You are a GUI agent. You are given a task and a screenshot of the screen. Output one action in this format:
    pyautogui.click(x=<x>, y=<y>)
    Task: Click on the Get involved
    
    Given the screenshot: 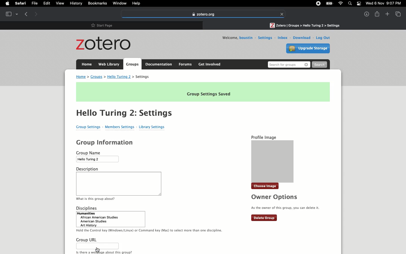 What is the action you would take?
    pyautogui.click(x=209, y=64)
    